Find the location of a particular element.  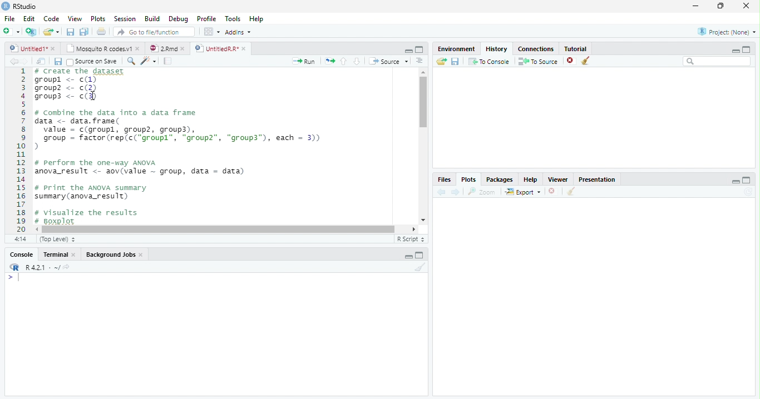

Create a Project is located at coordinates (31, 32).